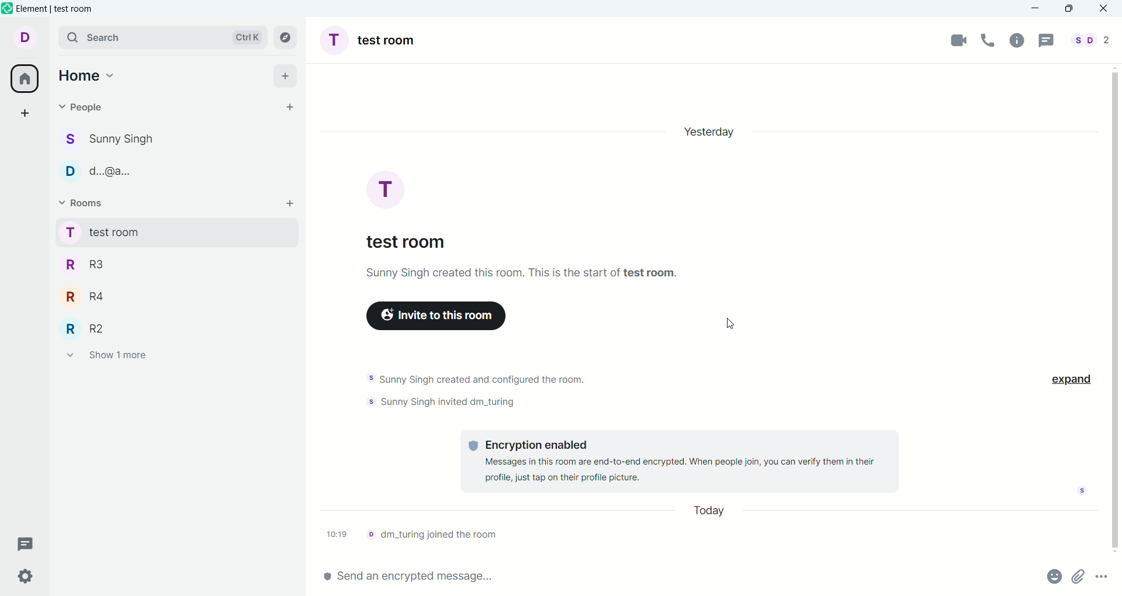  Describe the element at coordinates (373, 40) in the screenshot. I see `room` at that location.